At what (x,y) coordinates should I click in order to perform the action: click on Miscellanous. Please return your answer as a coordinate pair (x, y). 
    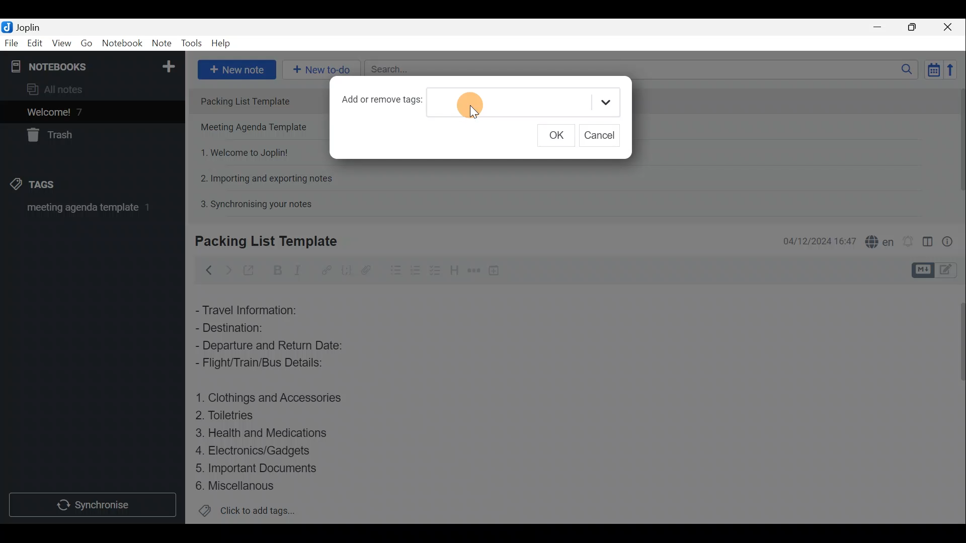
    Looking at the image, I should click on (236, 486).